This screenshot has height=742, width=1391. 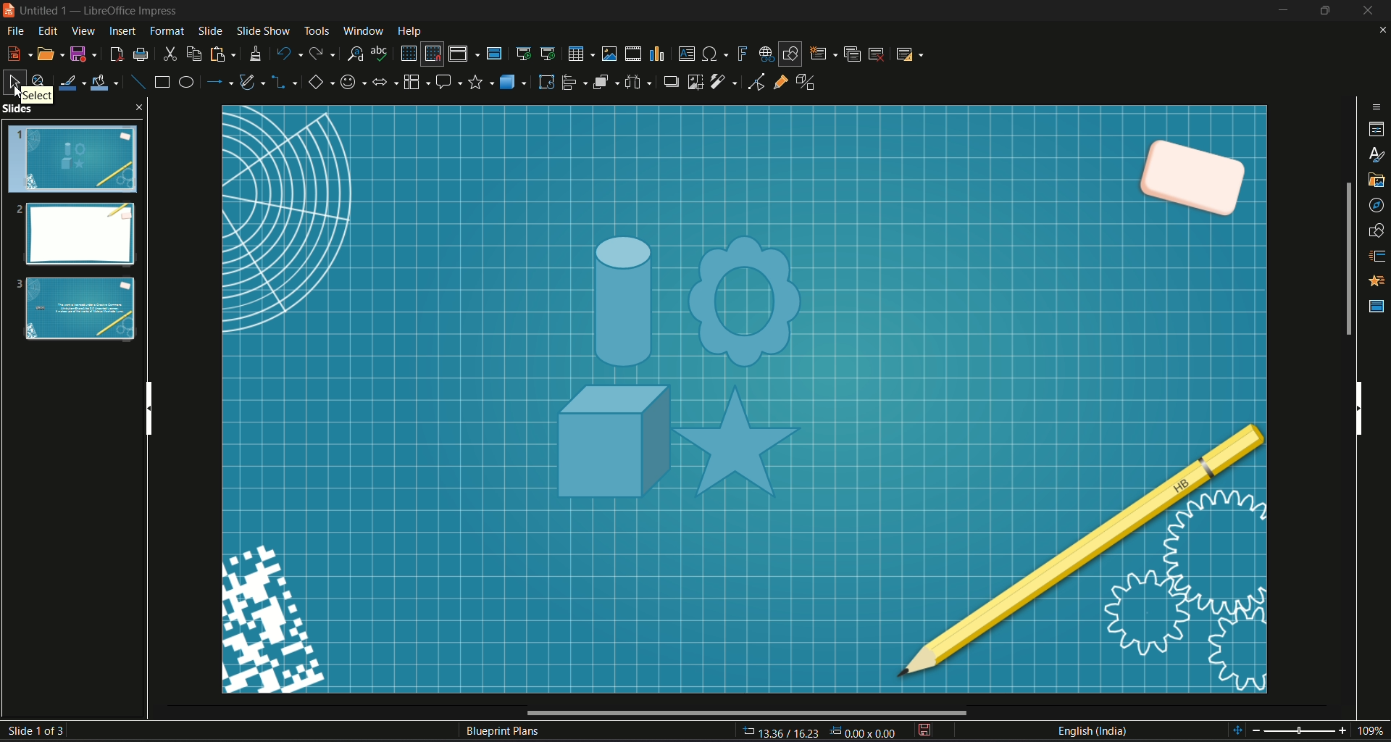 What do you see at coordinates (415, 82) in the screenshot?
I see `flowchart` at bounding box center [415, 82].